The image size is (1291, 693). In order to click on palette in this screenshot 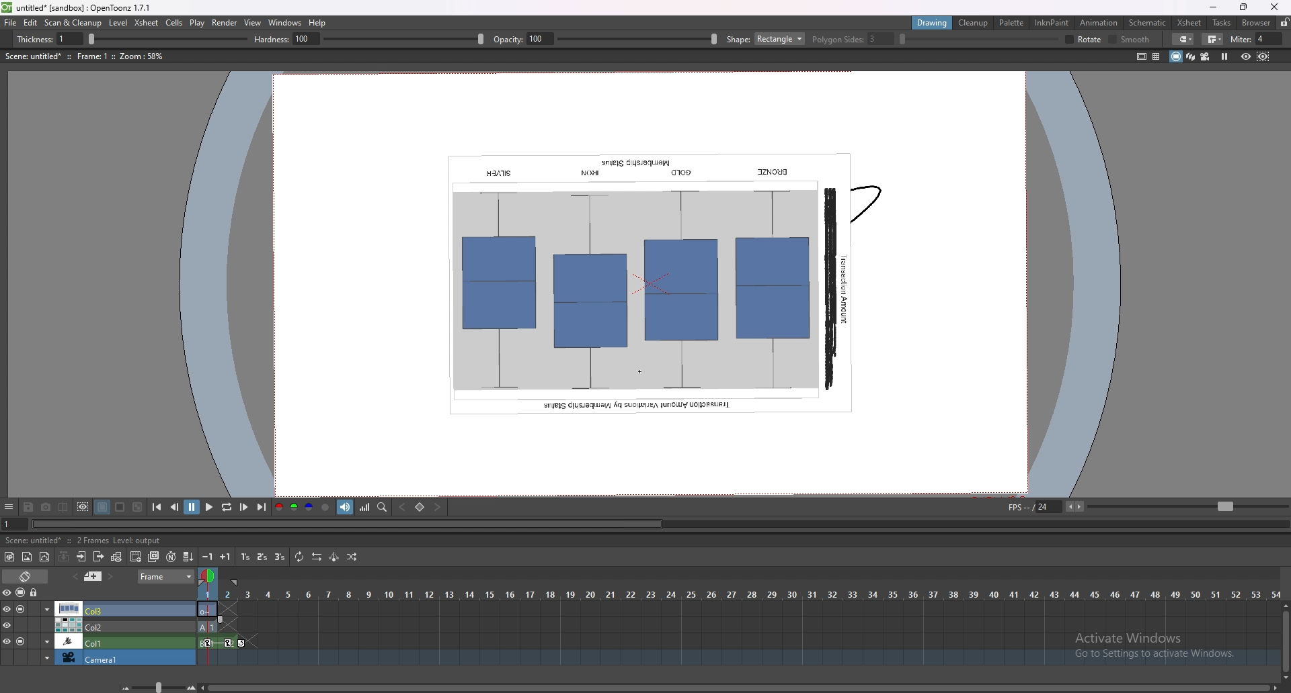, I will do `click(1012, 22)`.